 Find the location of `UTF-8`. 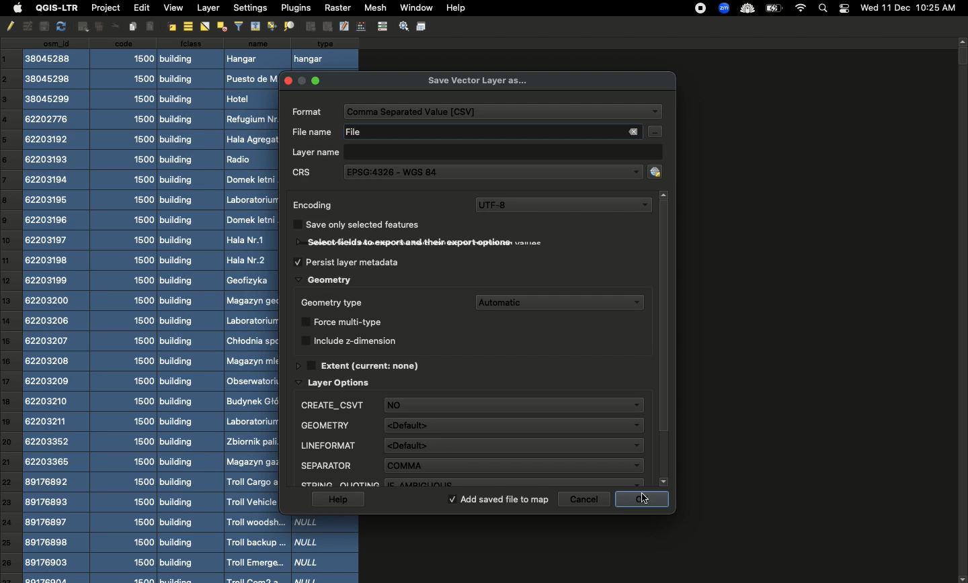

UTF-8 is located at coordinates (563, 206).